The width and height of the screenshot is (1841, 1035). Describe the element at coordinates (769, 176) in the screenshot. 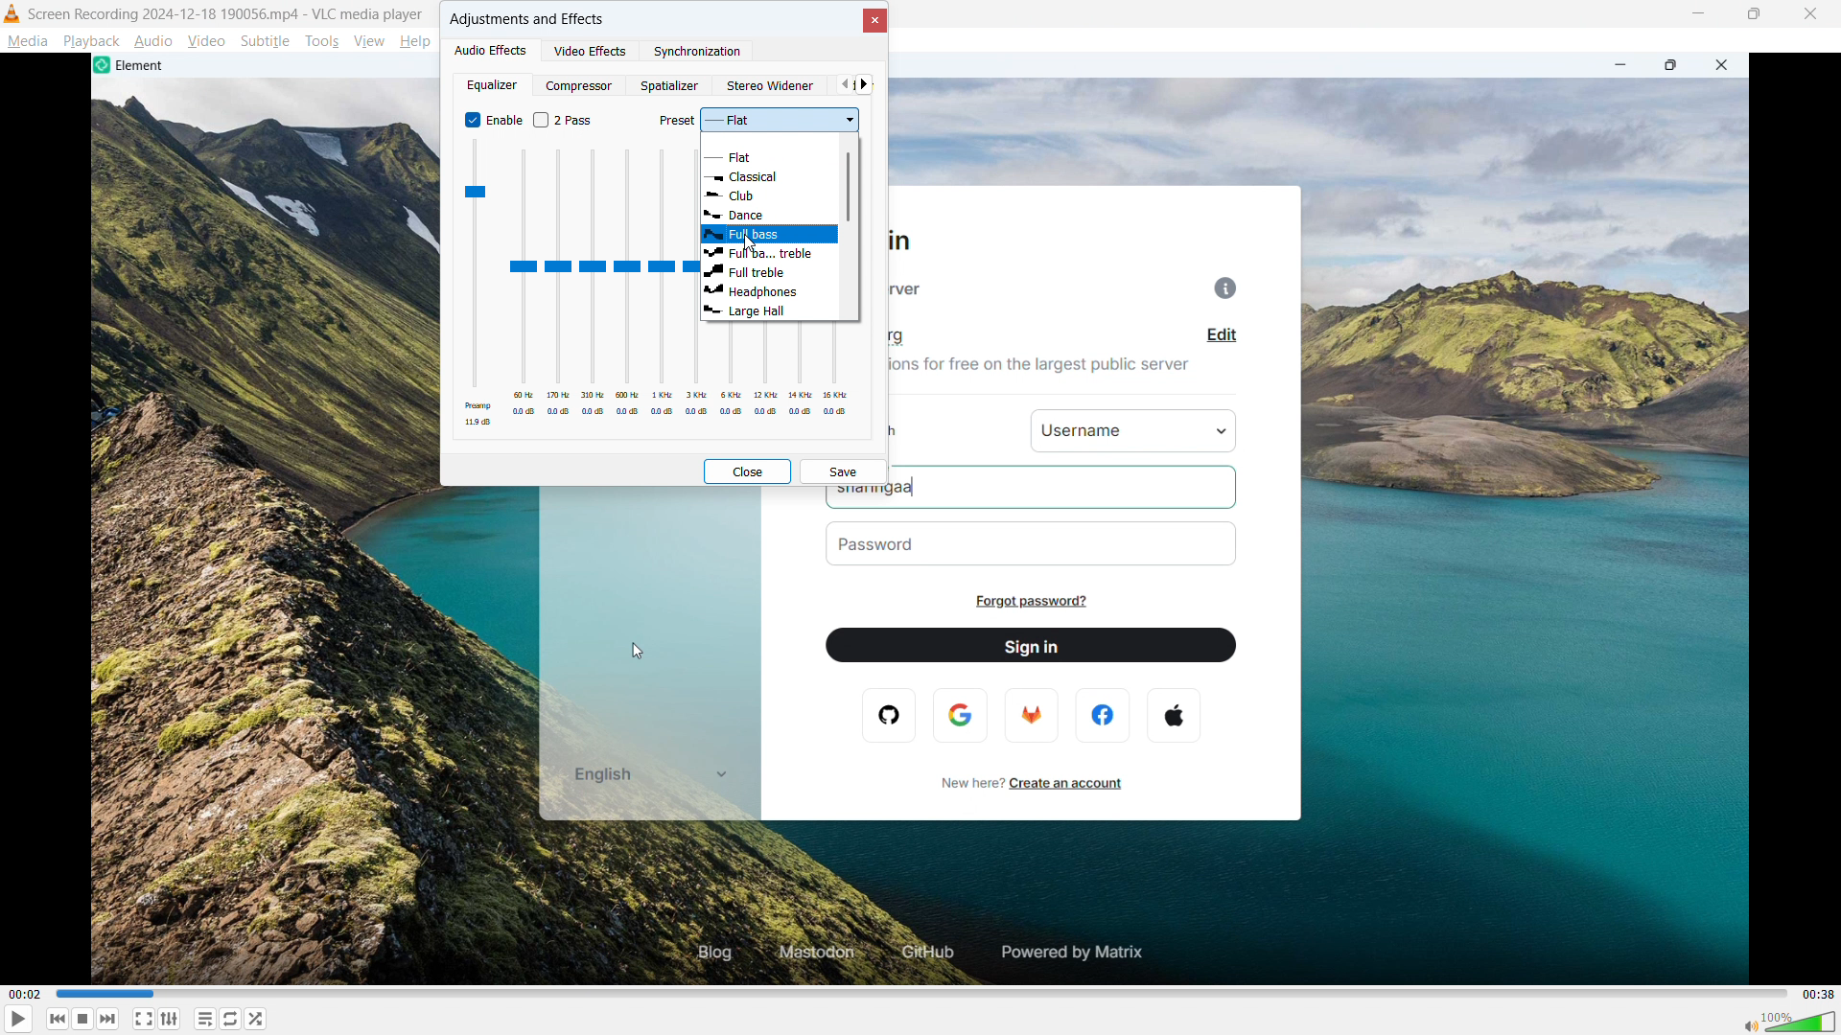

I see `Classical ` at that location.